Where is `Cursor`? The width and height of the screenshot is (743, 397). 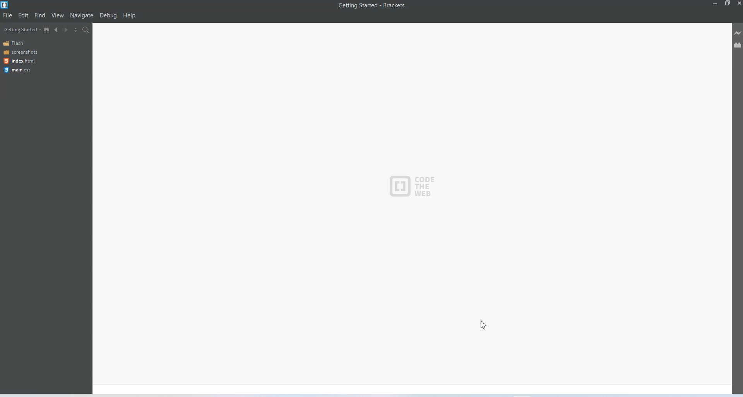 Cursor is located at coordinates (484, 325).